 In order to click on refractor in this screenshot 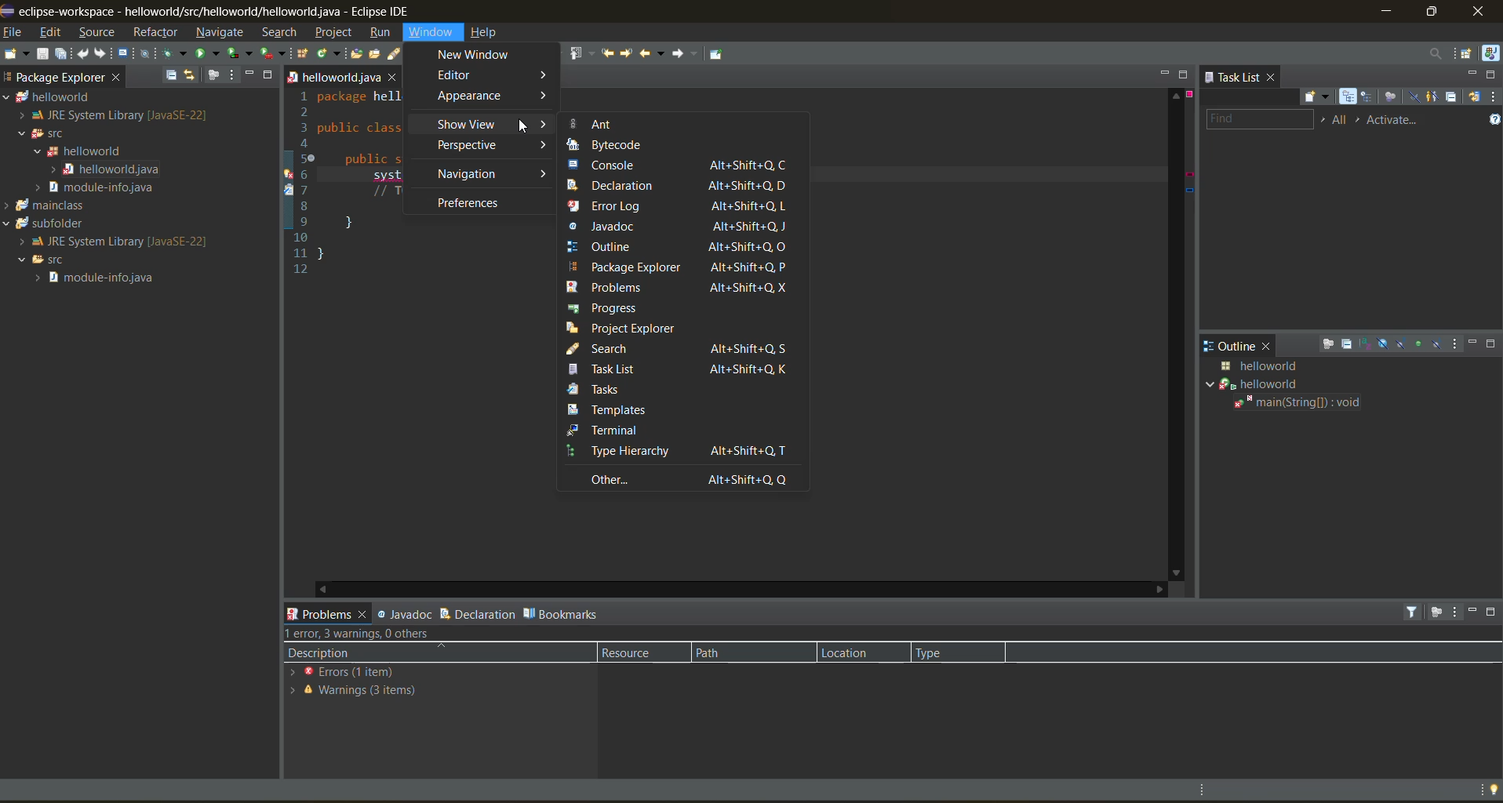, I will do `click(155, 31)`.